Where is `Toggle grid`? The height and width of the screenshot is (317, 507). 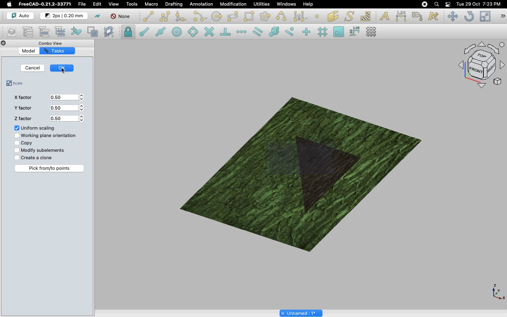 Toggle grid is located at coordinates (374, 32).